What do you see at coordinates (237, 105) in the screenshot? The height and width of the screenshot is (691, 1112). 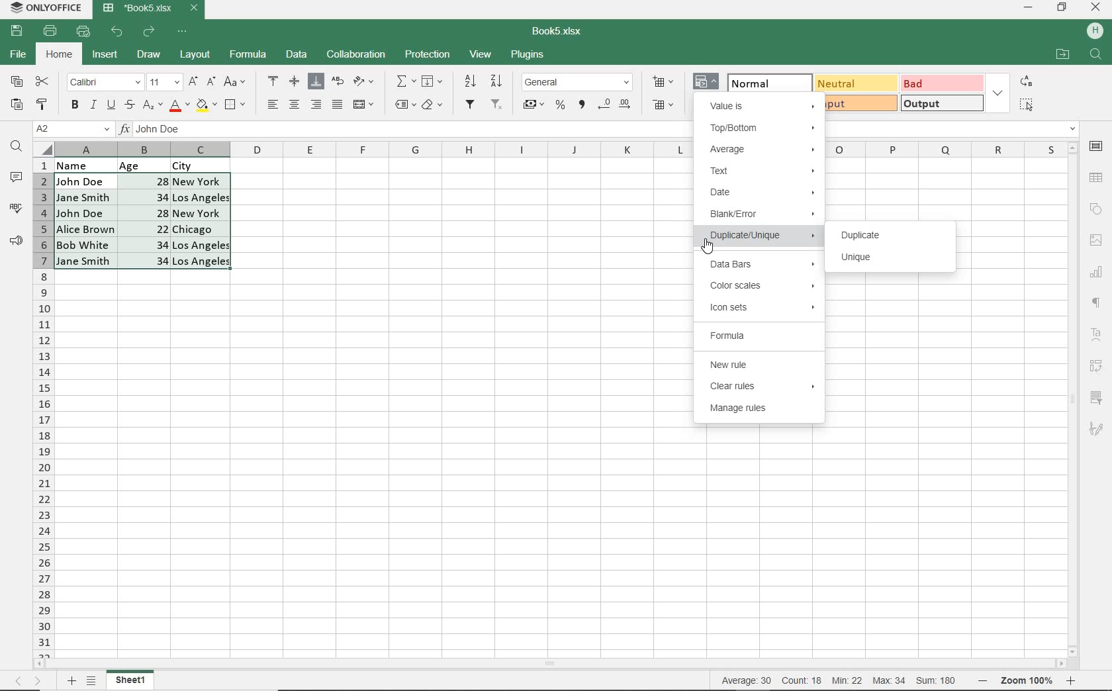 I see `BORDERS` at bounding box center [237, 105].